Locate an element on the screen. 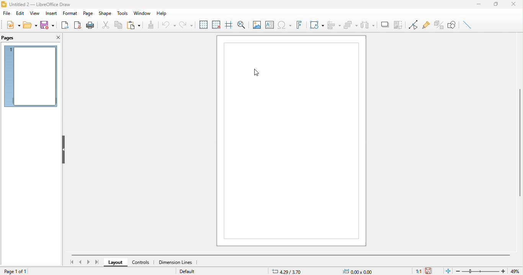 The image size is (523, 275). page is located at coordinates (87, 14).